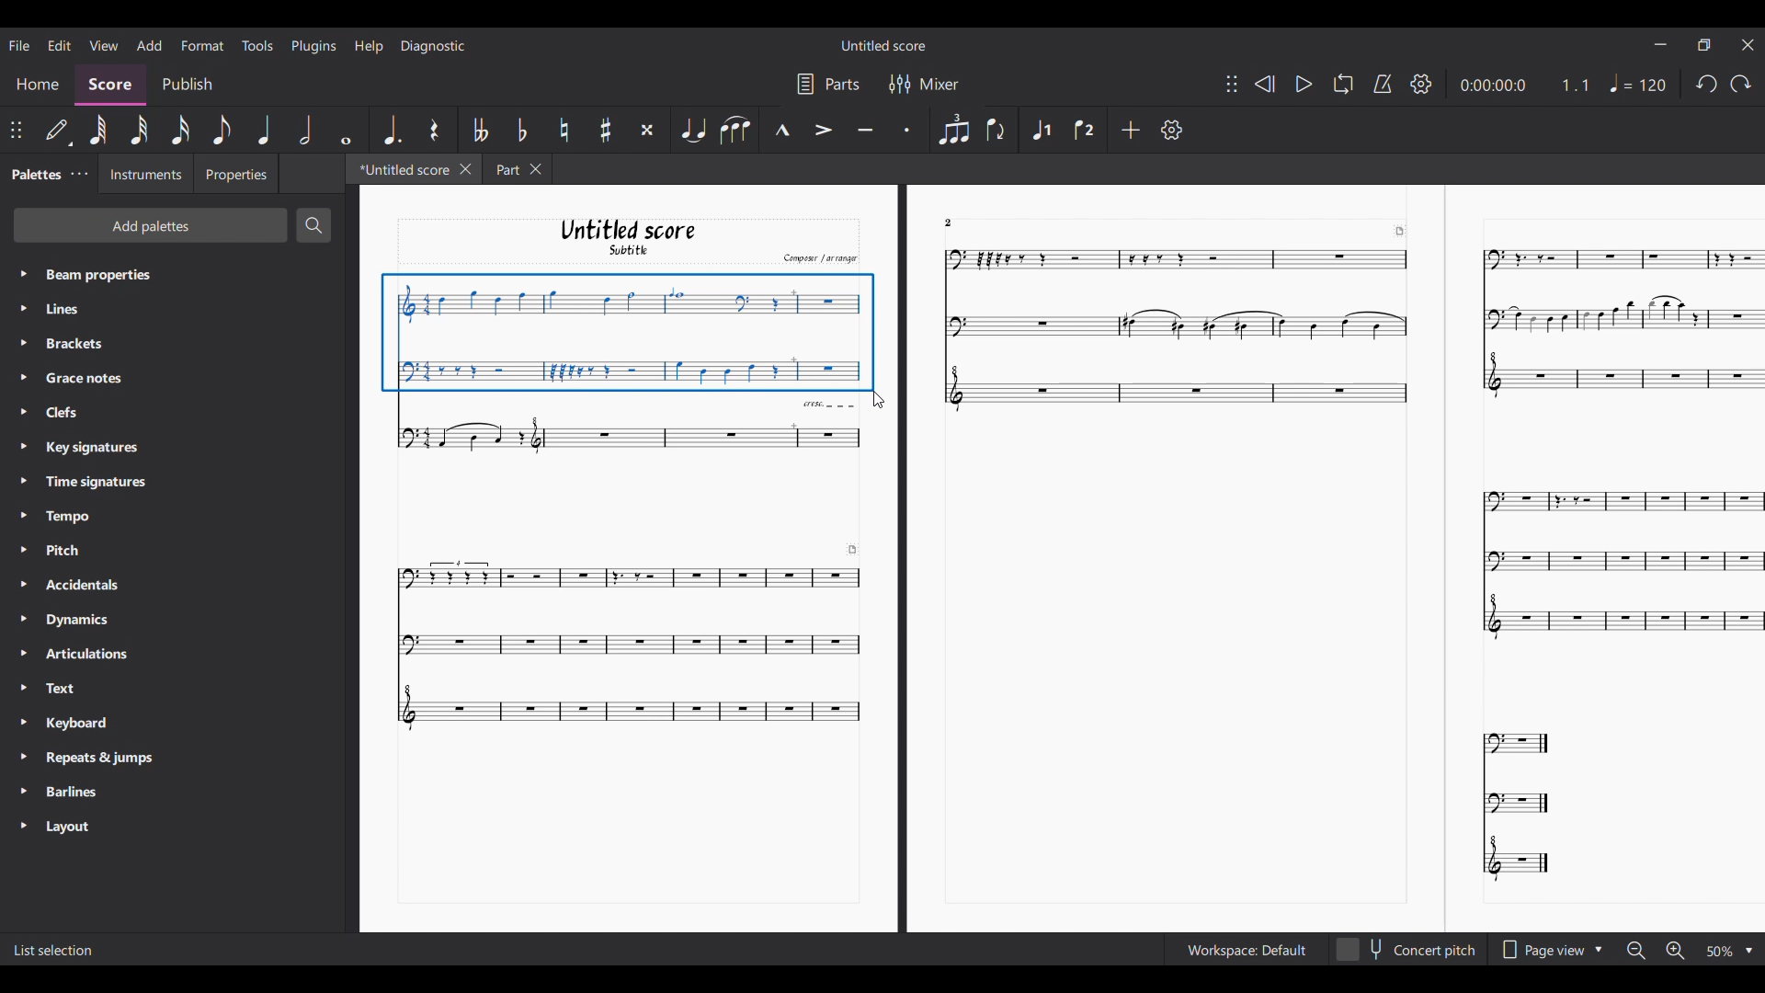  Describe the element at coordinates (1246, 950) in the screenshot. I see `Workspace setting` at that location.